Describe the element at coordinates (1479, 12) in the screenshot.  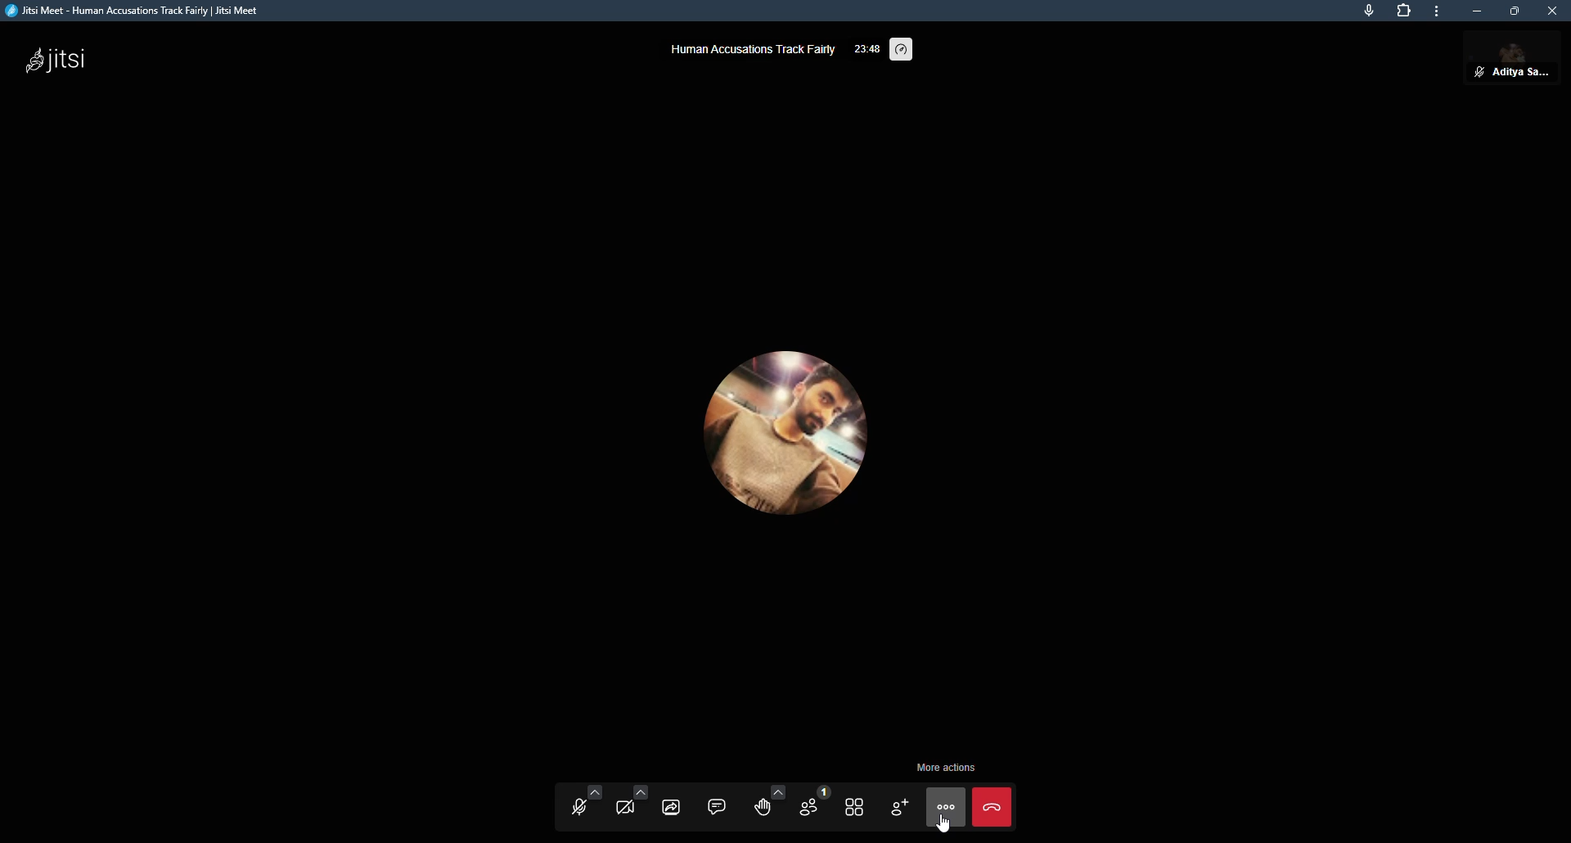
I see `minimize` at that location.